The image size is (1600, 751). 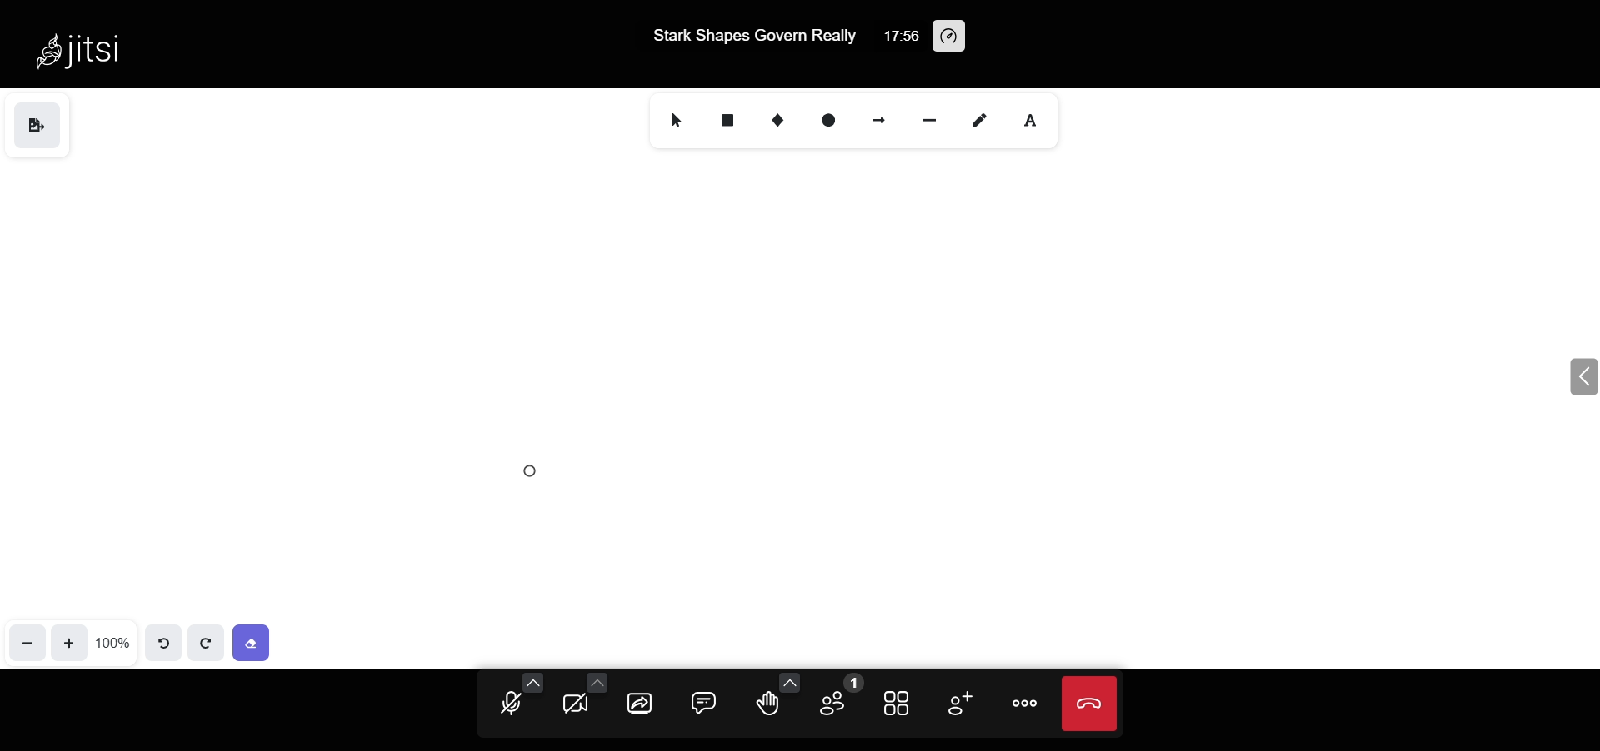 What do you see at coordinates (638, 703) in the screenshot?
I see `screen share` at bounding box center [638, 703].